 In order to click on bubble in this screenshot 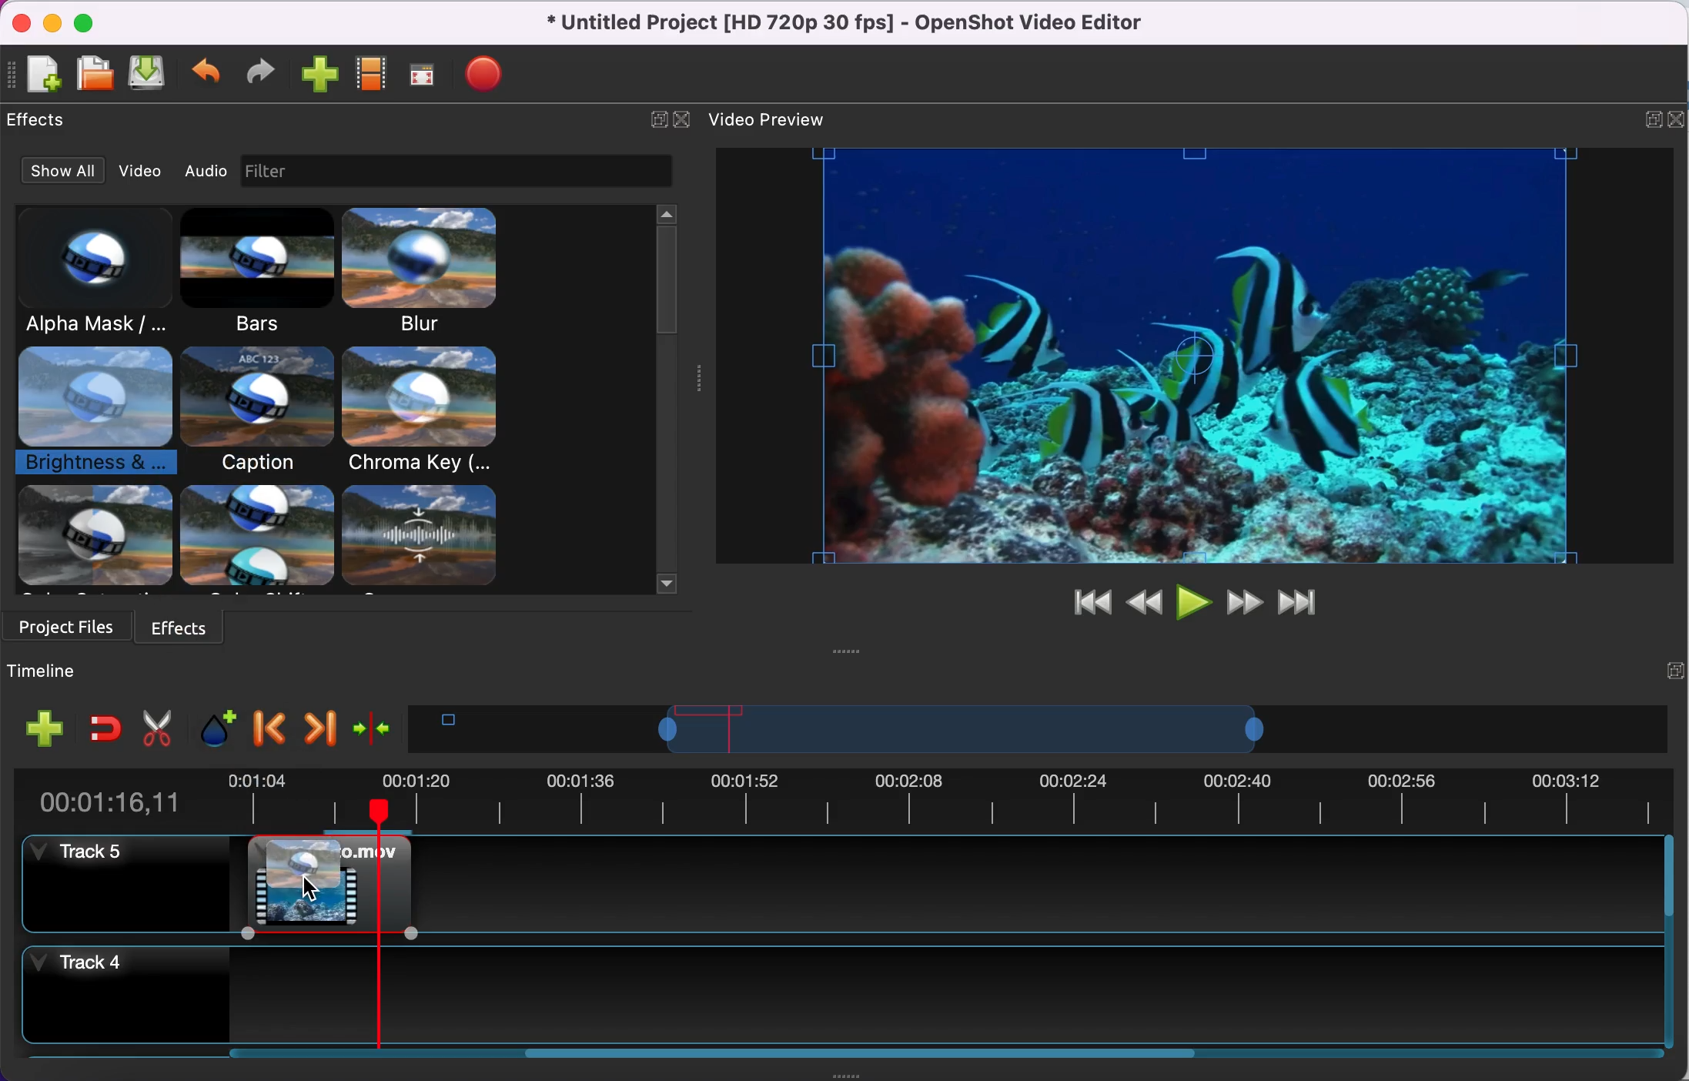, I will do `click(256, 410)`.